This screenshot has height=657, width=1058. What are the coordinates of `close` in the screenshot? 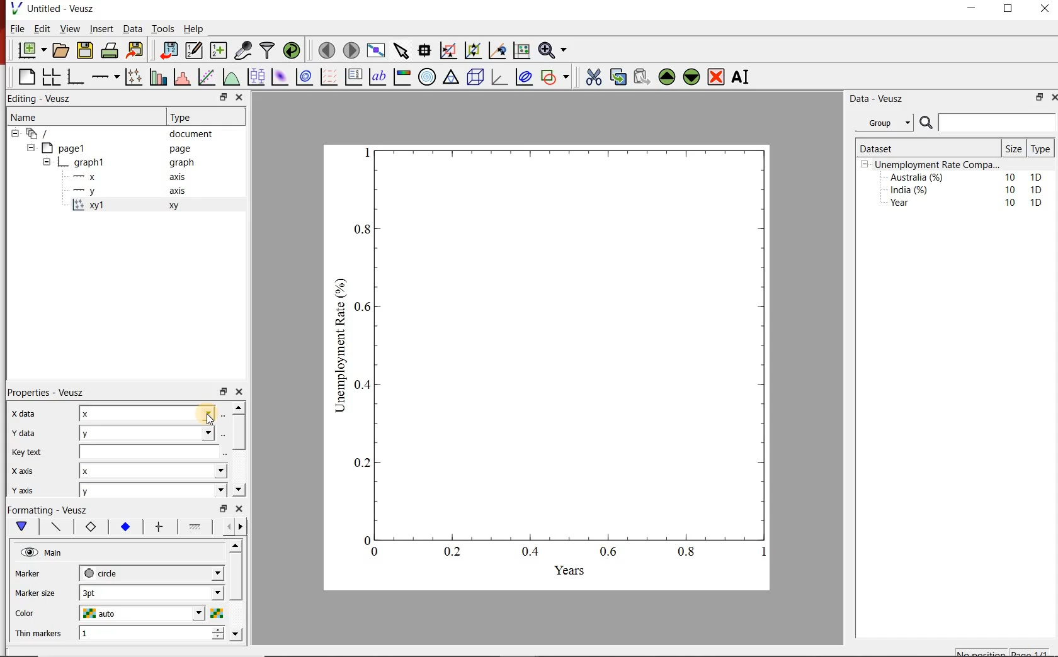 It's located at (1054, 96).